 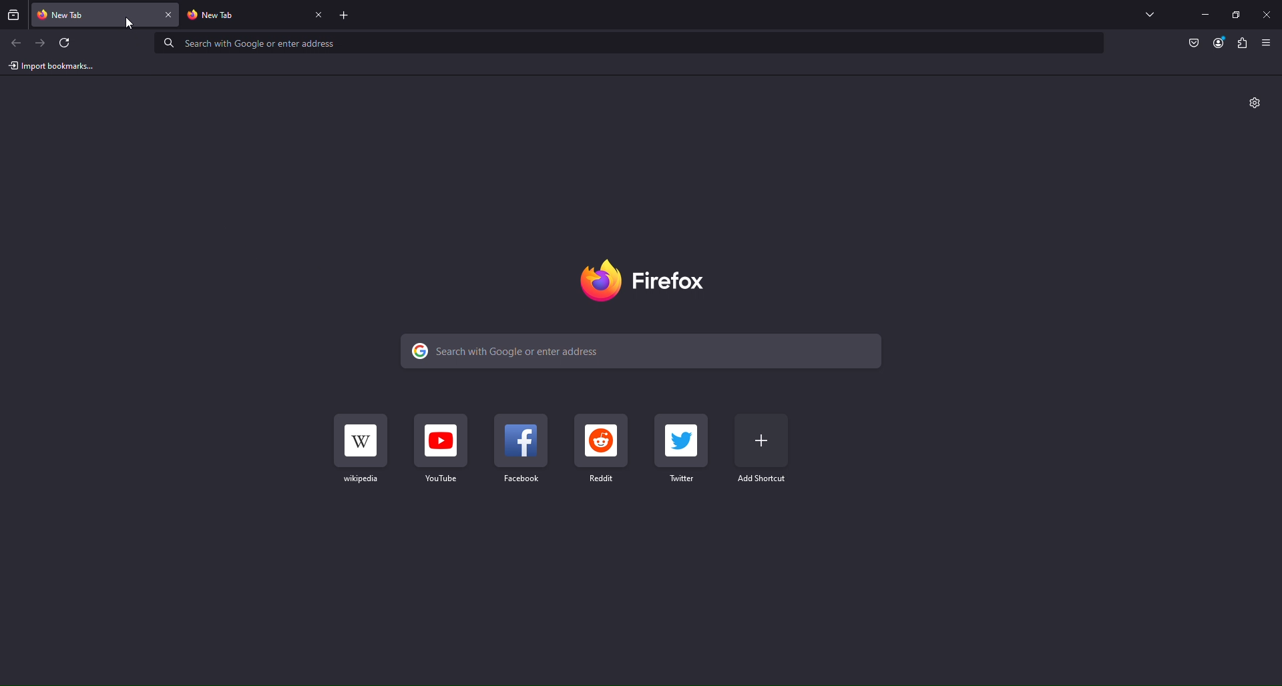 What do you see at coordinates (69, 43) in the screenshot?
I see `Refresh` at bounding box center [69, 43].